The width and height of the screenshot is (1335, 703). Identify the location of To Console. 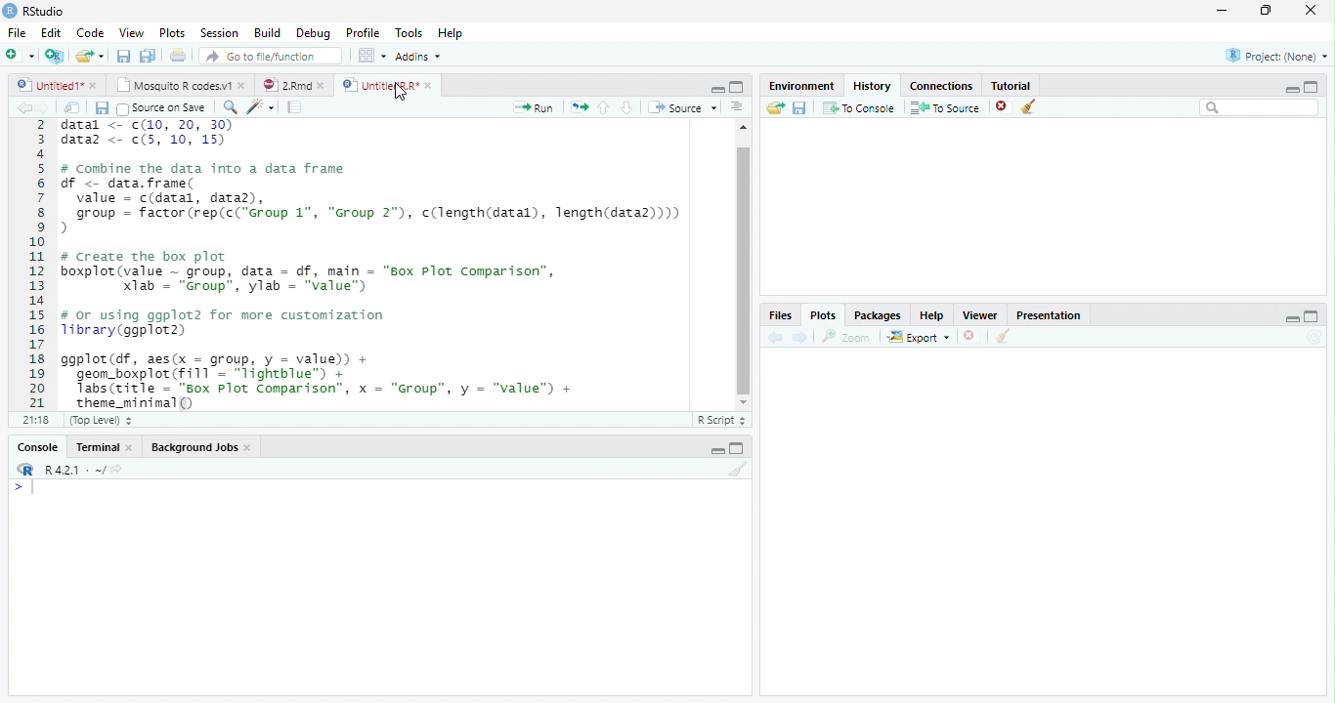
(860, 107).